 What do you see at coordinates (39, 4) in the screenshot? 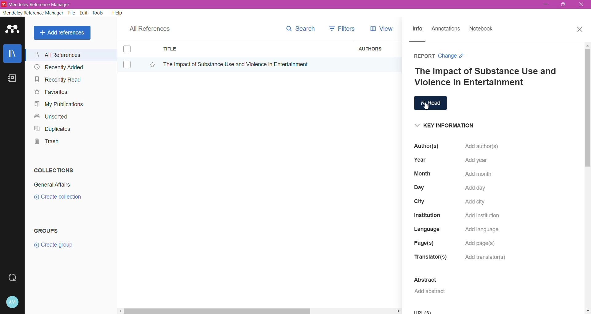
I see `Application Name` at bounding box center [39, 4].